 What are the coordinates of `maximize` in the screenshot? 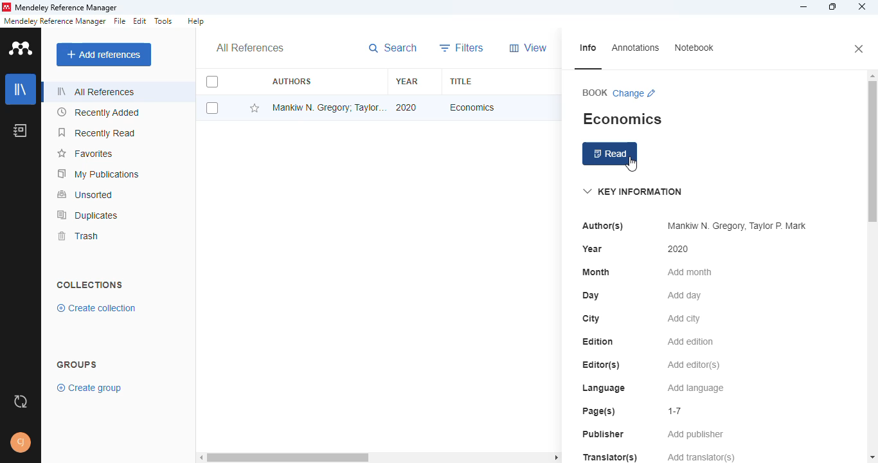 It's located at (832, 7).